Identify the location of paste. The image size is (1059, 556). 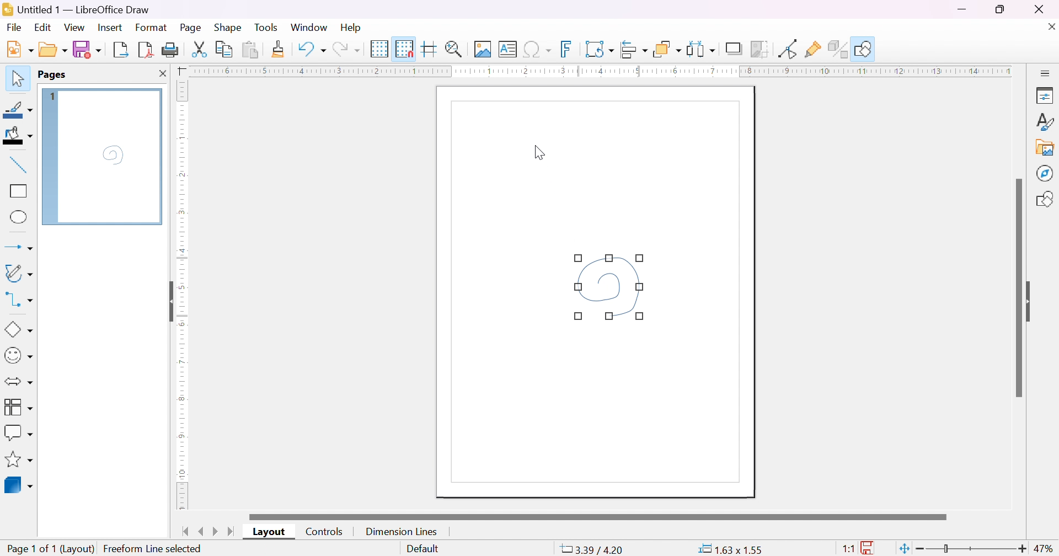
(250, 50).